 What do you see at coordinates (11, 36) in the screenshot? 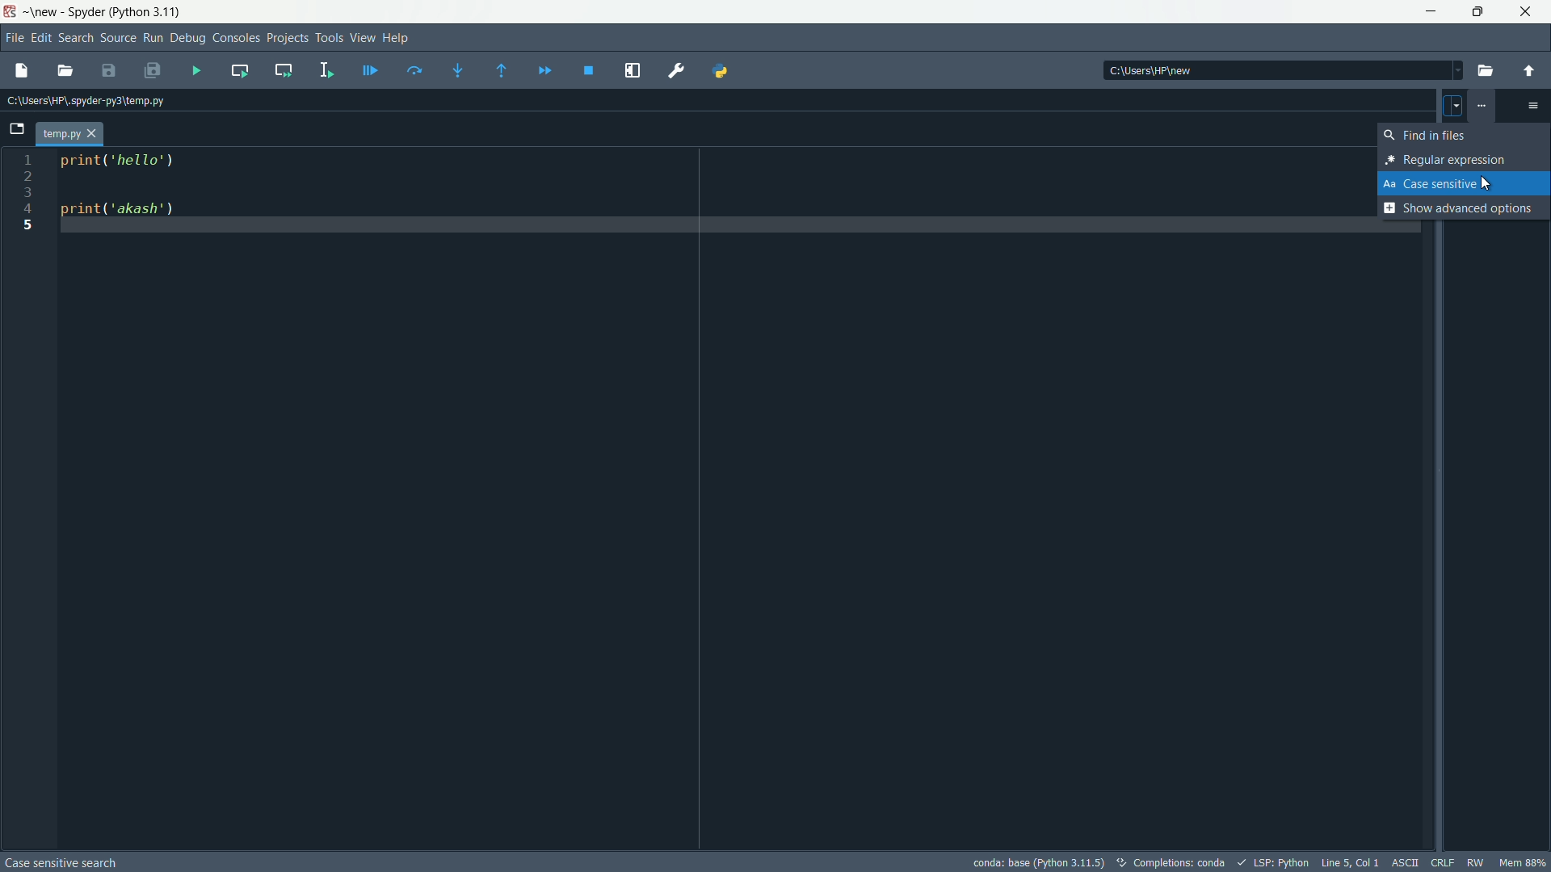
I see `File menu` at bounding box center [11, 36].